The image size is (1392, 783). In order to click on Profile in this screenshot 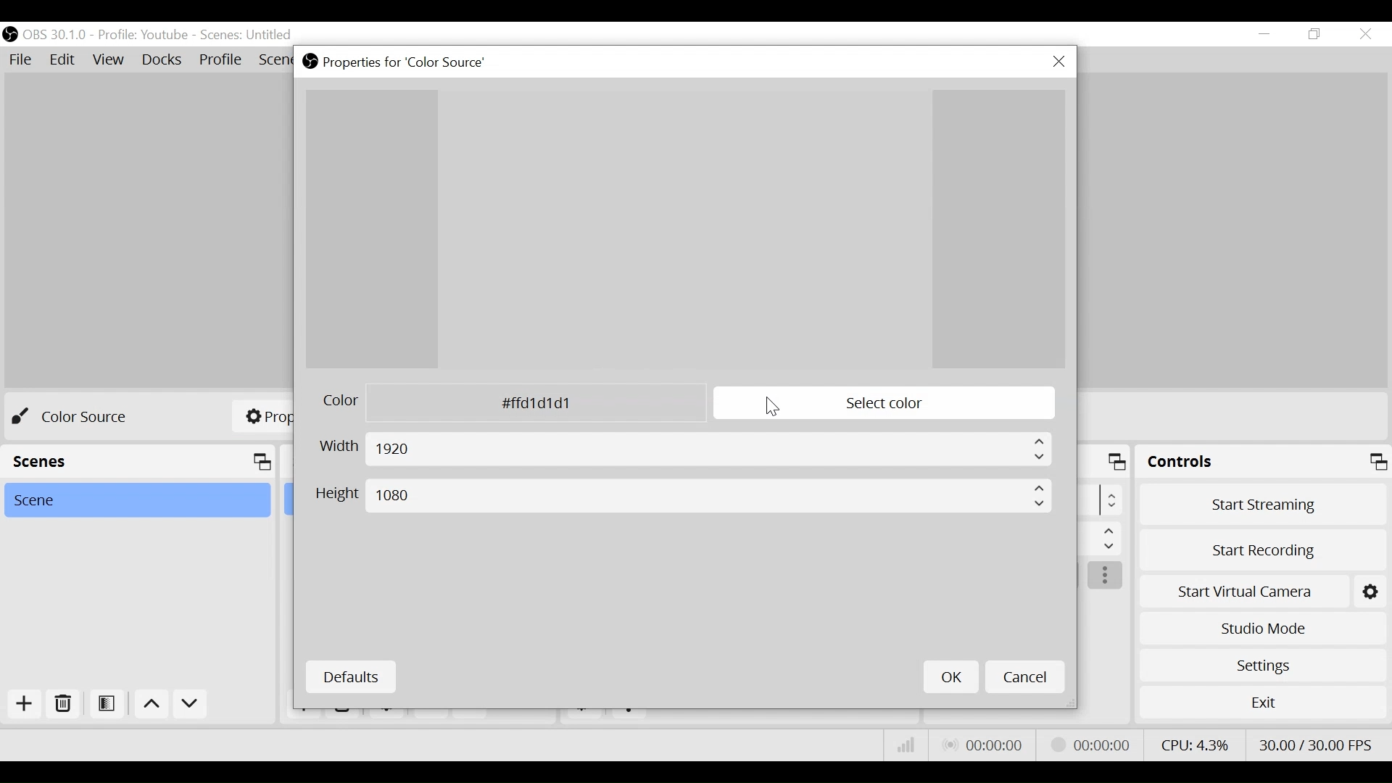, I will do `click(142, 34)`.